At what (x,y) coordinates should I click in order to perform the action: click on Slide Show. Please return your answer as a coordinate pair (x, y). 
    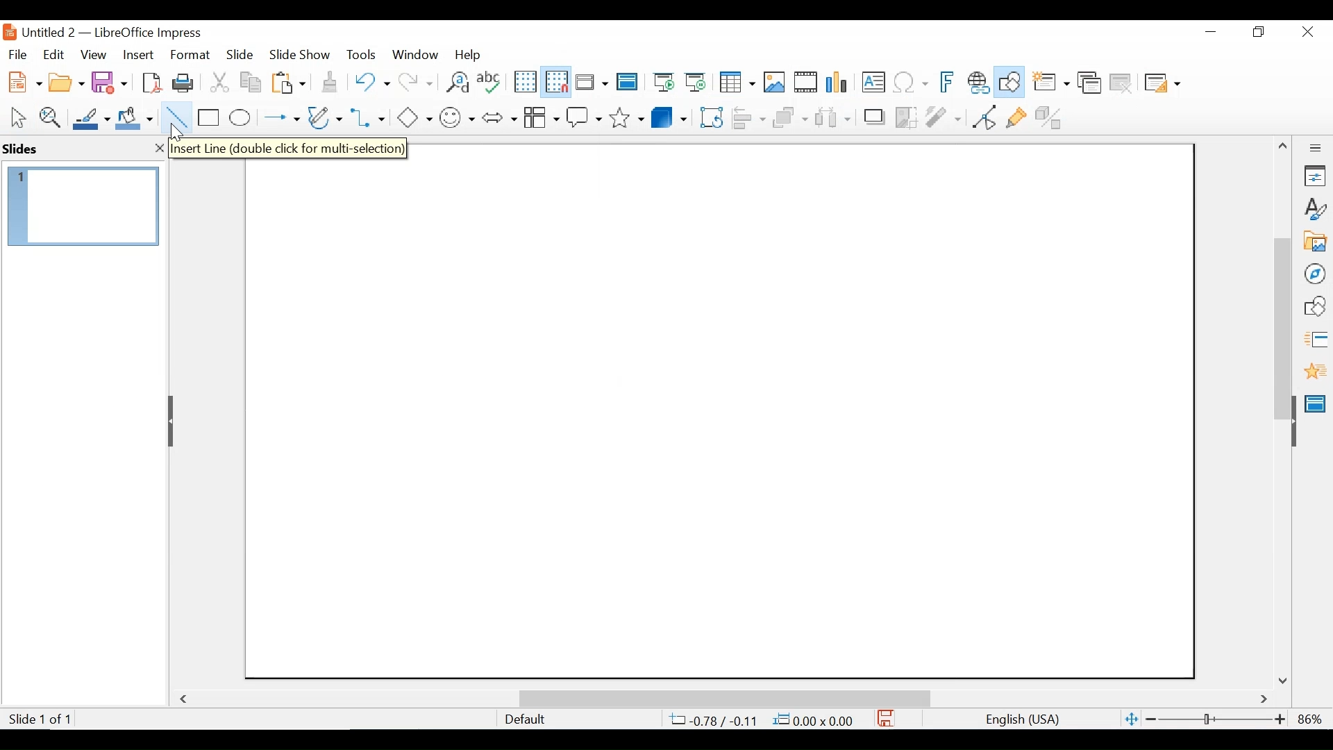
    Looking at the image, I should click on (301, 53).